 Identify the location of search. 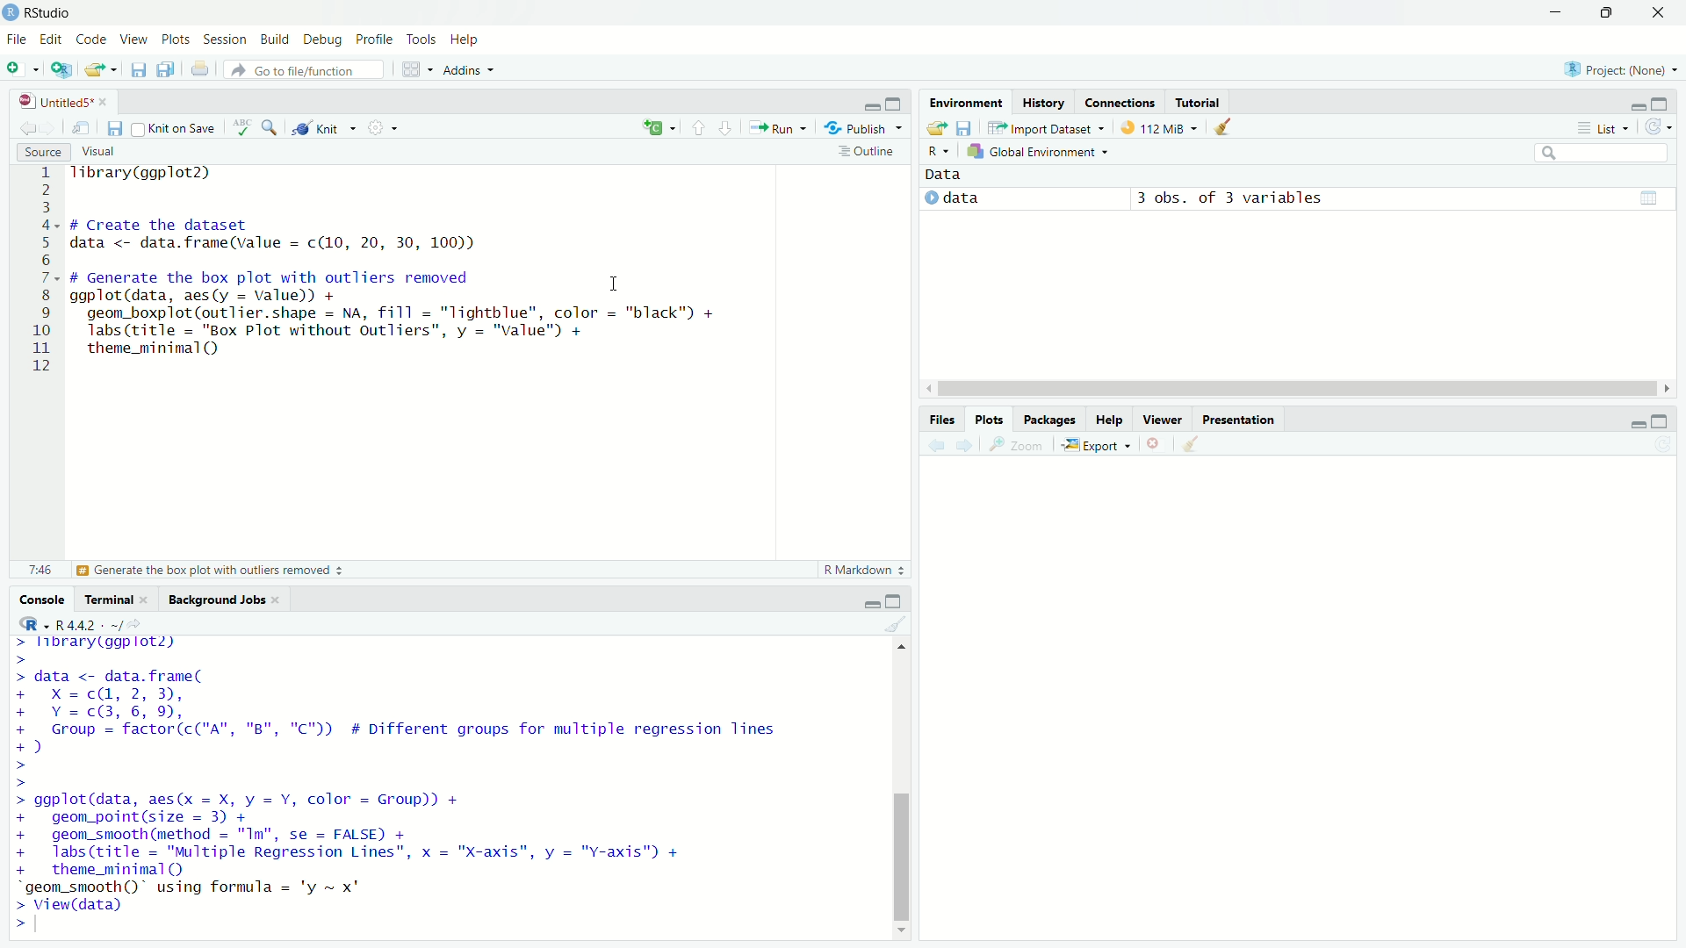
(1589, 150).